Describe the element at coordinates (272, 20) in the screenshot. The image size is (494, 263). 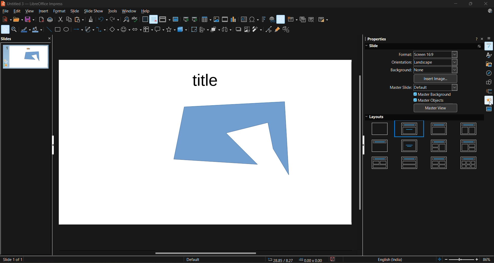
I see `insert hyperlink` at that location.